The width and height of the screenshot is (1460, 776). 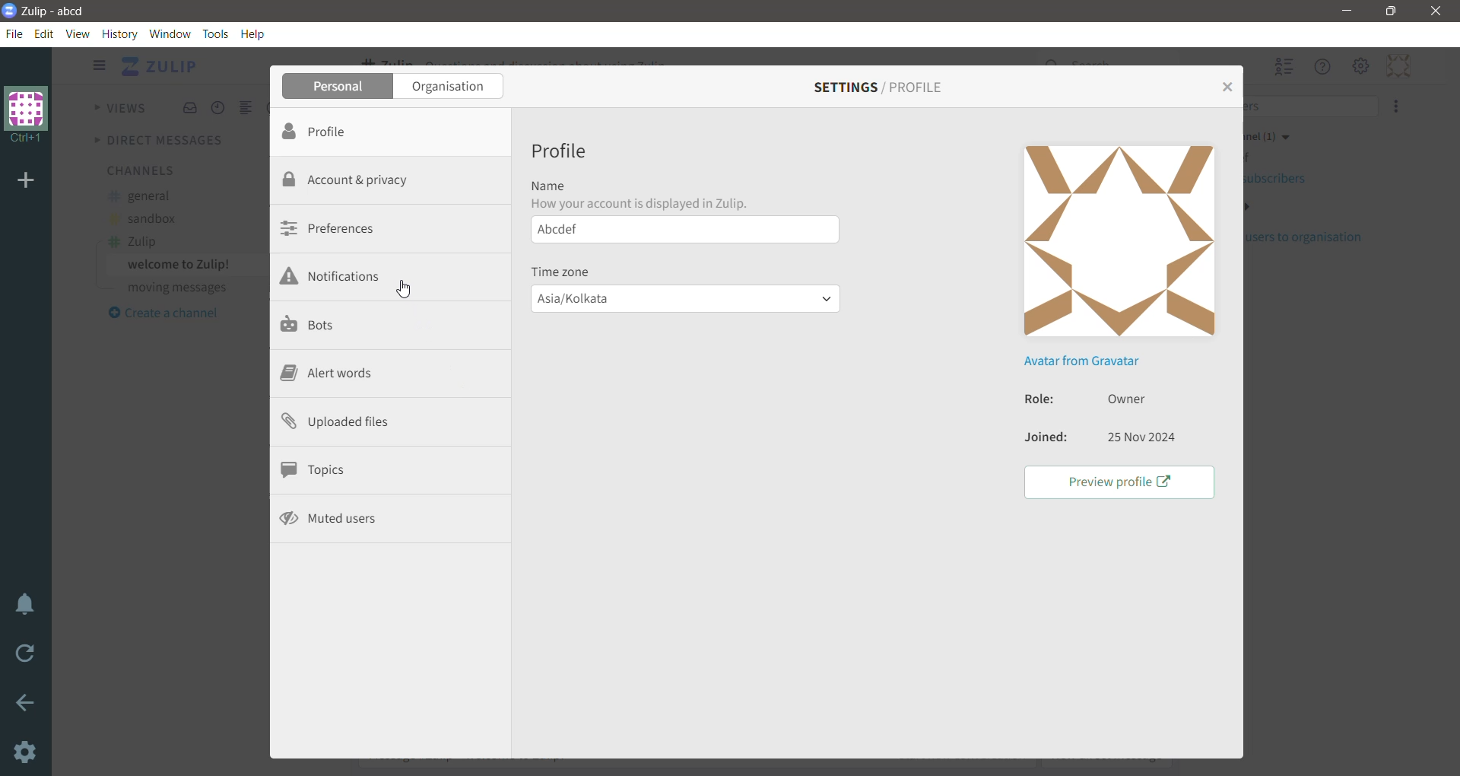 I want to click on Restore Down, so click(x=1392, y=11).